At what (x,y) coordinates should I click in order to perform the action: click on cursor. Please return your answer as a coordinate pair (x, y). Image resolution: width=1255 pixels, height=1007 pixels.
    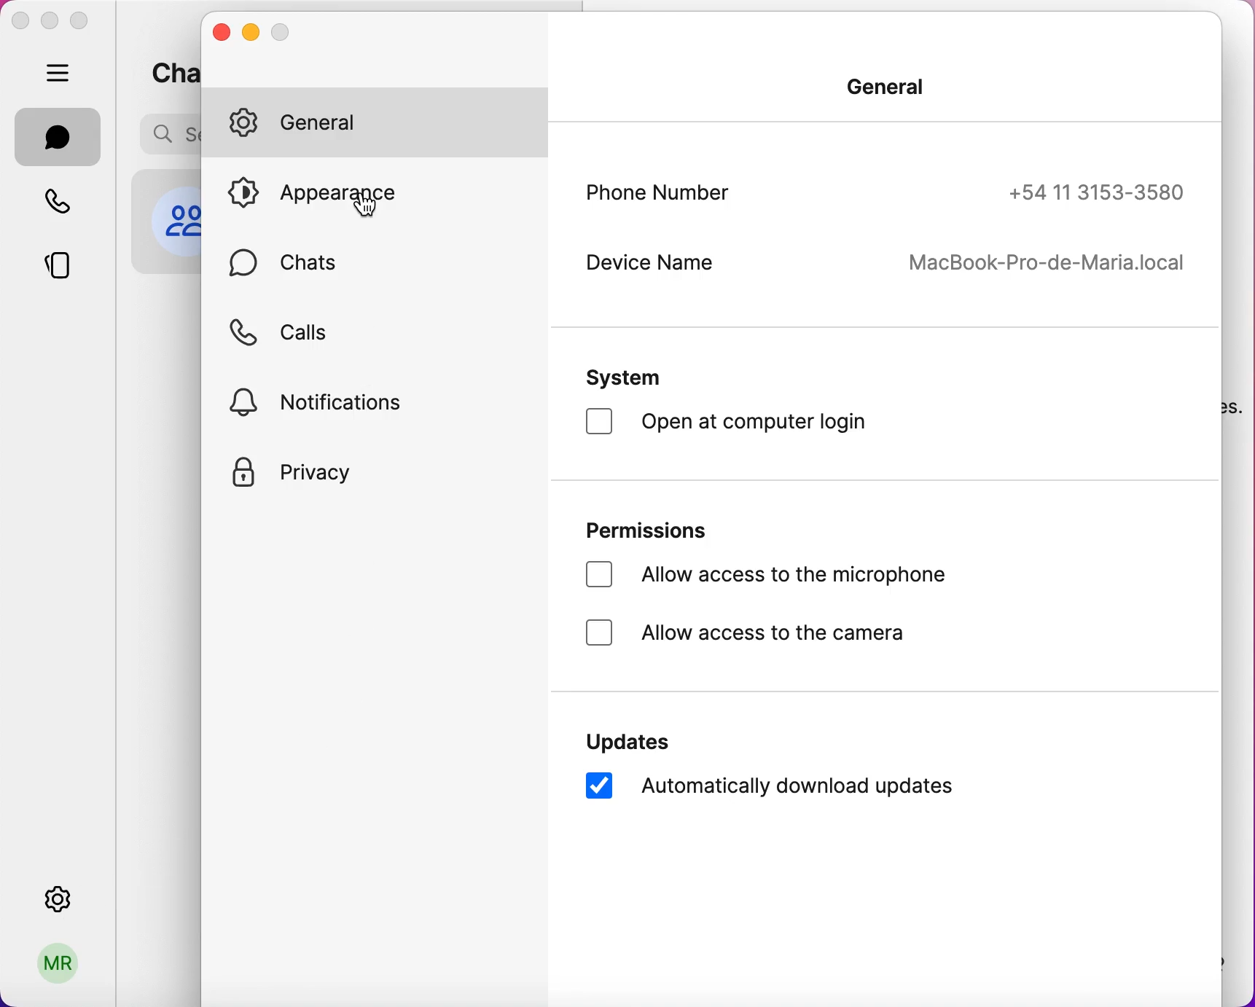
    Looking at the image, I should click on (366, 207).